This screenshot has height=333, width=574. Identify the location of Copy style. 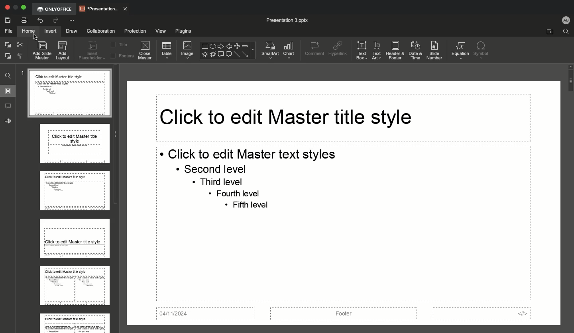
(20, 57).